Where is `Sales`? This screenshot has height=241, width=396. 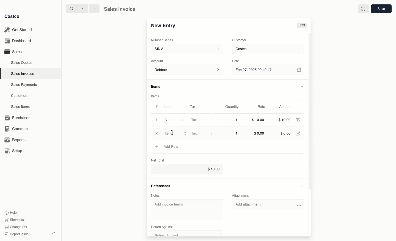 Sales is located at coordinates (13, 51).